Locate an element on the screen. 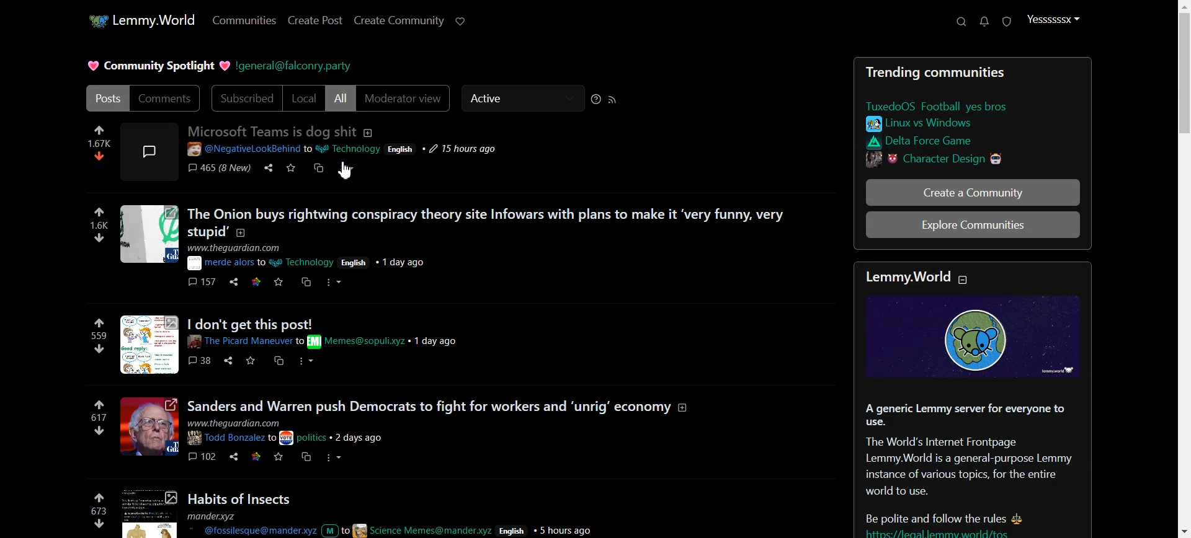 This screenshot has height=538, width=1191. more is located at coordinates (336, 457).